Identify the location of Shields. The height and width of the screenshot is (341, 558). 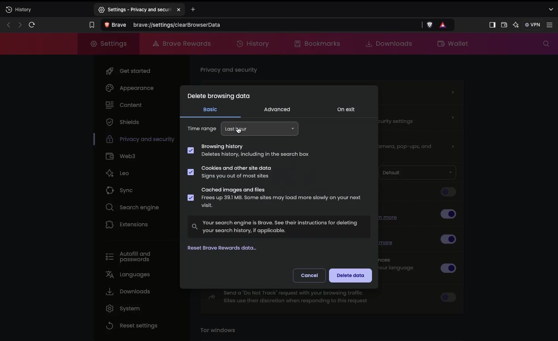
(122, 123).